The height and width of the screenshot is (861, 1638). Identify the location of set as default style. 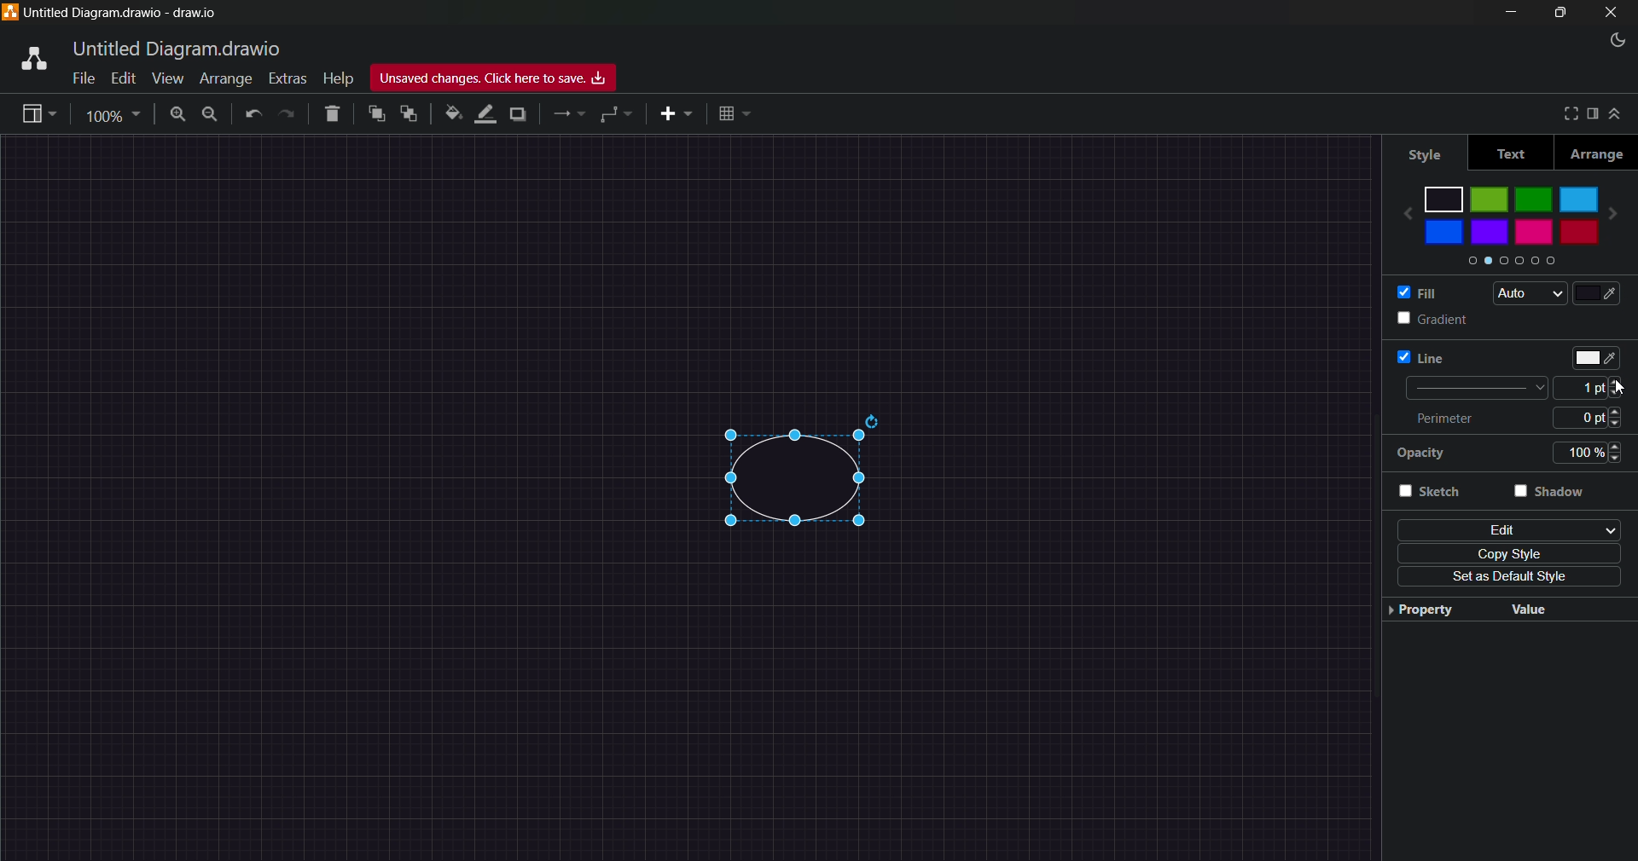
(1507, 578).